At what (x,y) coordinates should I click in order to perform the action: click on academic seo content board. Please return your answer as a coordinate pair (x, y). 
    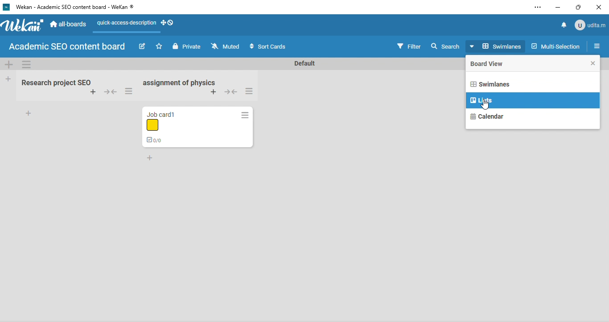
    Looking at the image, I should click on (69, 47).